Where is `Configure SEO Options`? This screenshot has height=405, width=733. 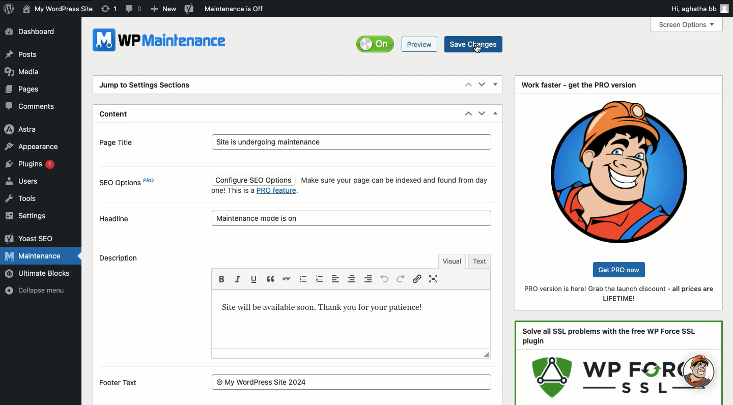 Configure SEO Options is located at coordinates (252, 180).